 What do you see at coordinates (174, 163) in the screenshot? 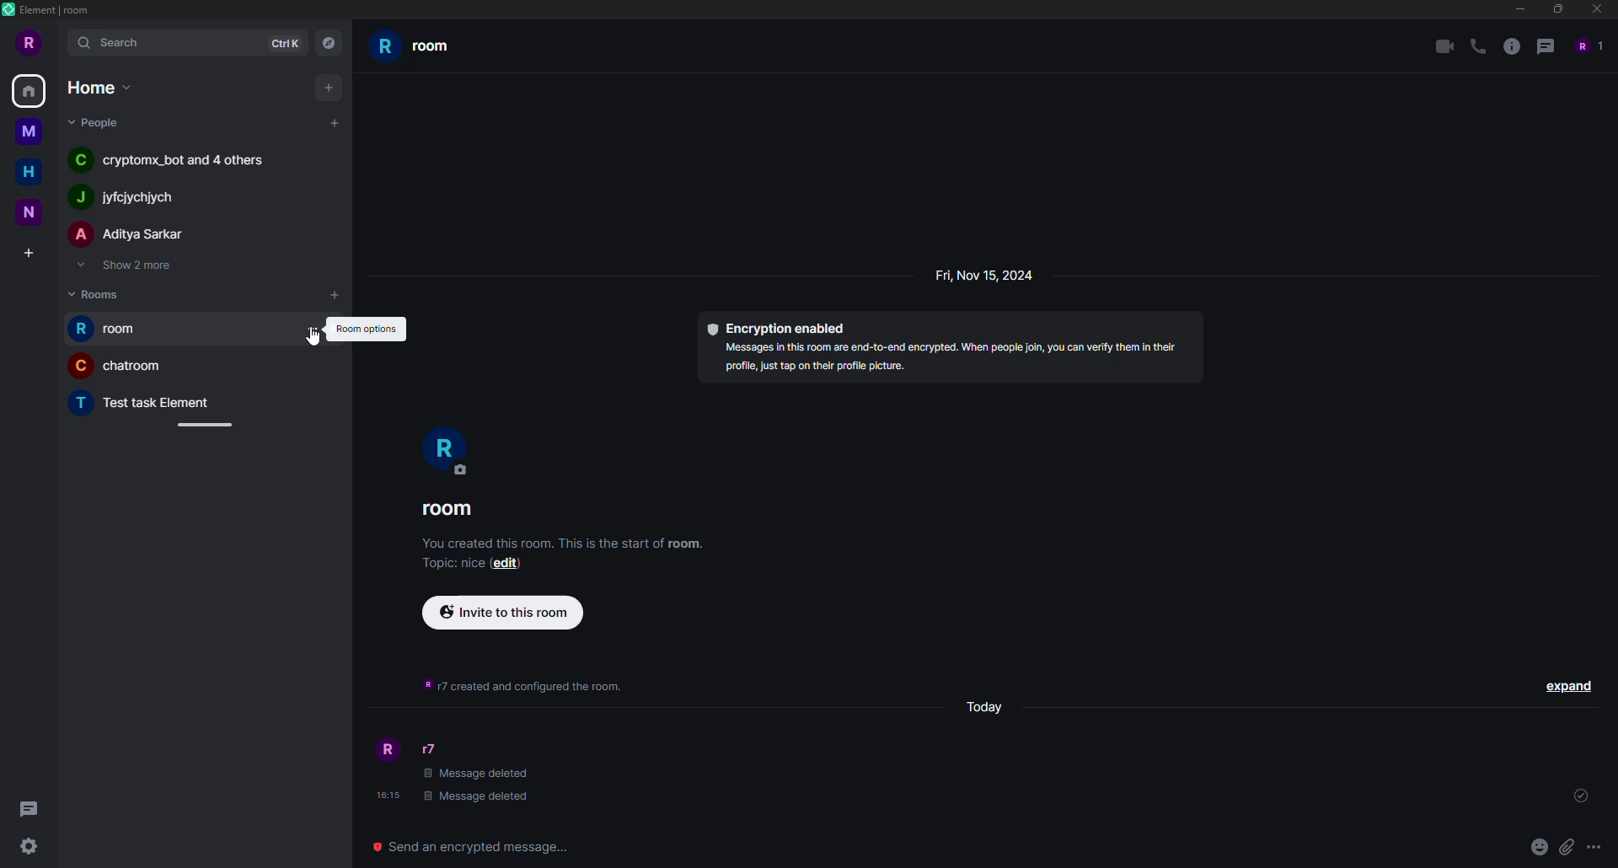
I see `C  cryptomx_bot and 4 others` at bounding box center [174, 163].